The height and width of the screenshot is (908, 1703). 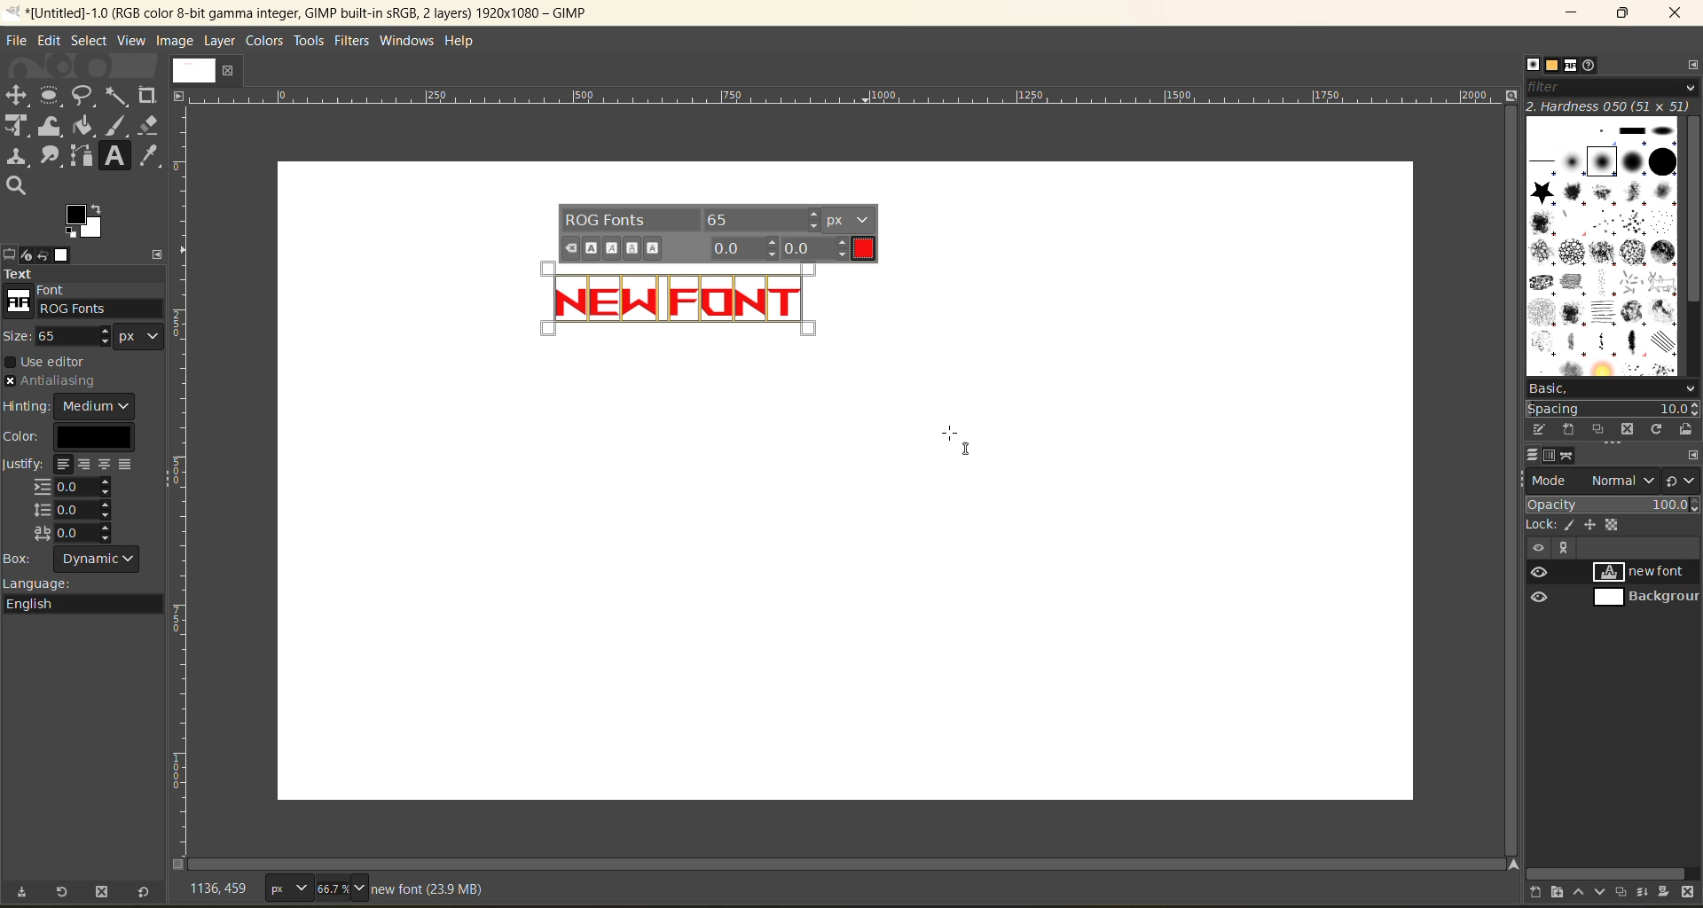 What do you see at coordinates (1646, 571) in the screenshot?
I see `new font` at bounding box center [1646, 571].